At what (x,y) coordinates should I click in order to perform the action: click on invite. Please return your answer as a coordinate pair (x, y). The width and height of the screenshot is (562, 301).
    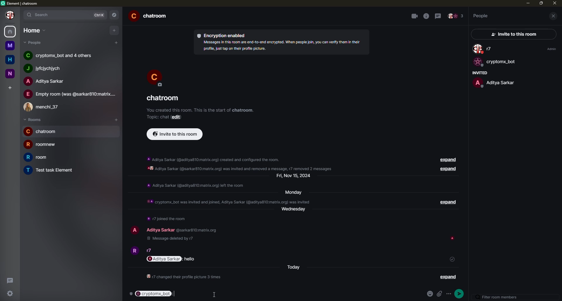
    Looking at the image, I should click on (512, 34).